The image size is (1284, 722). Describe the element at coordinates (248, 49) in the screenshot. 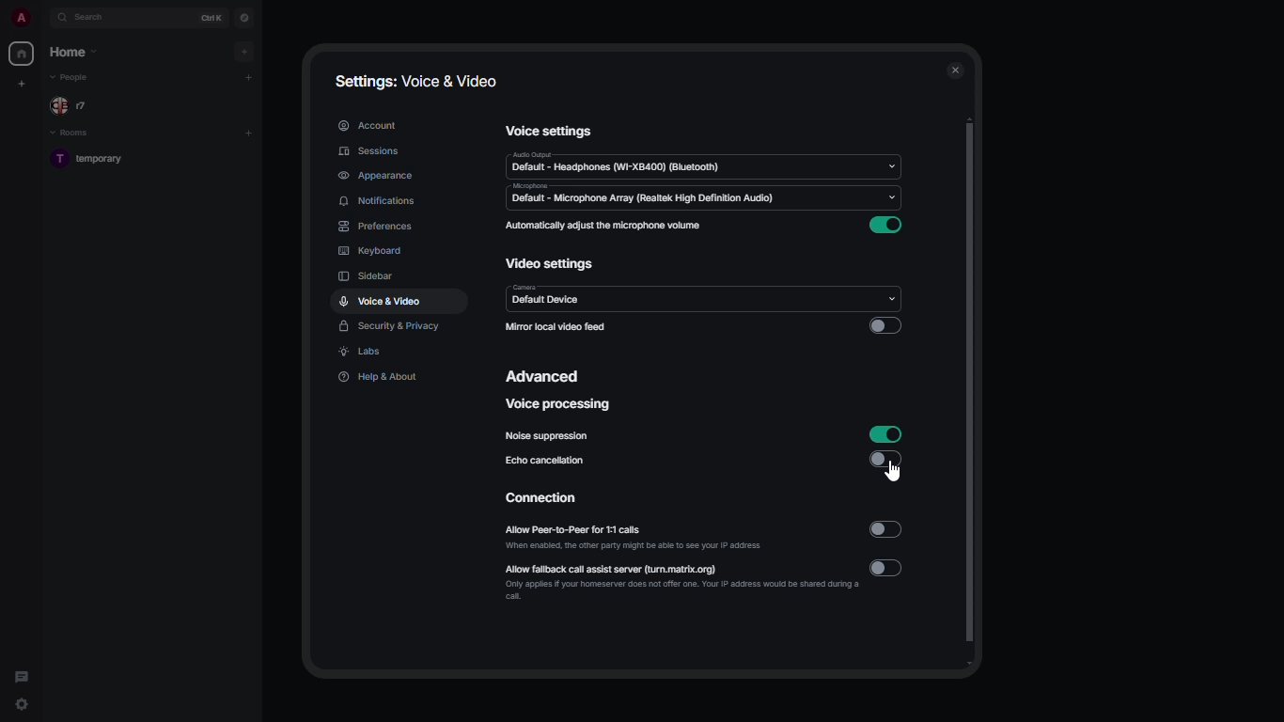

I see `add` at that location.